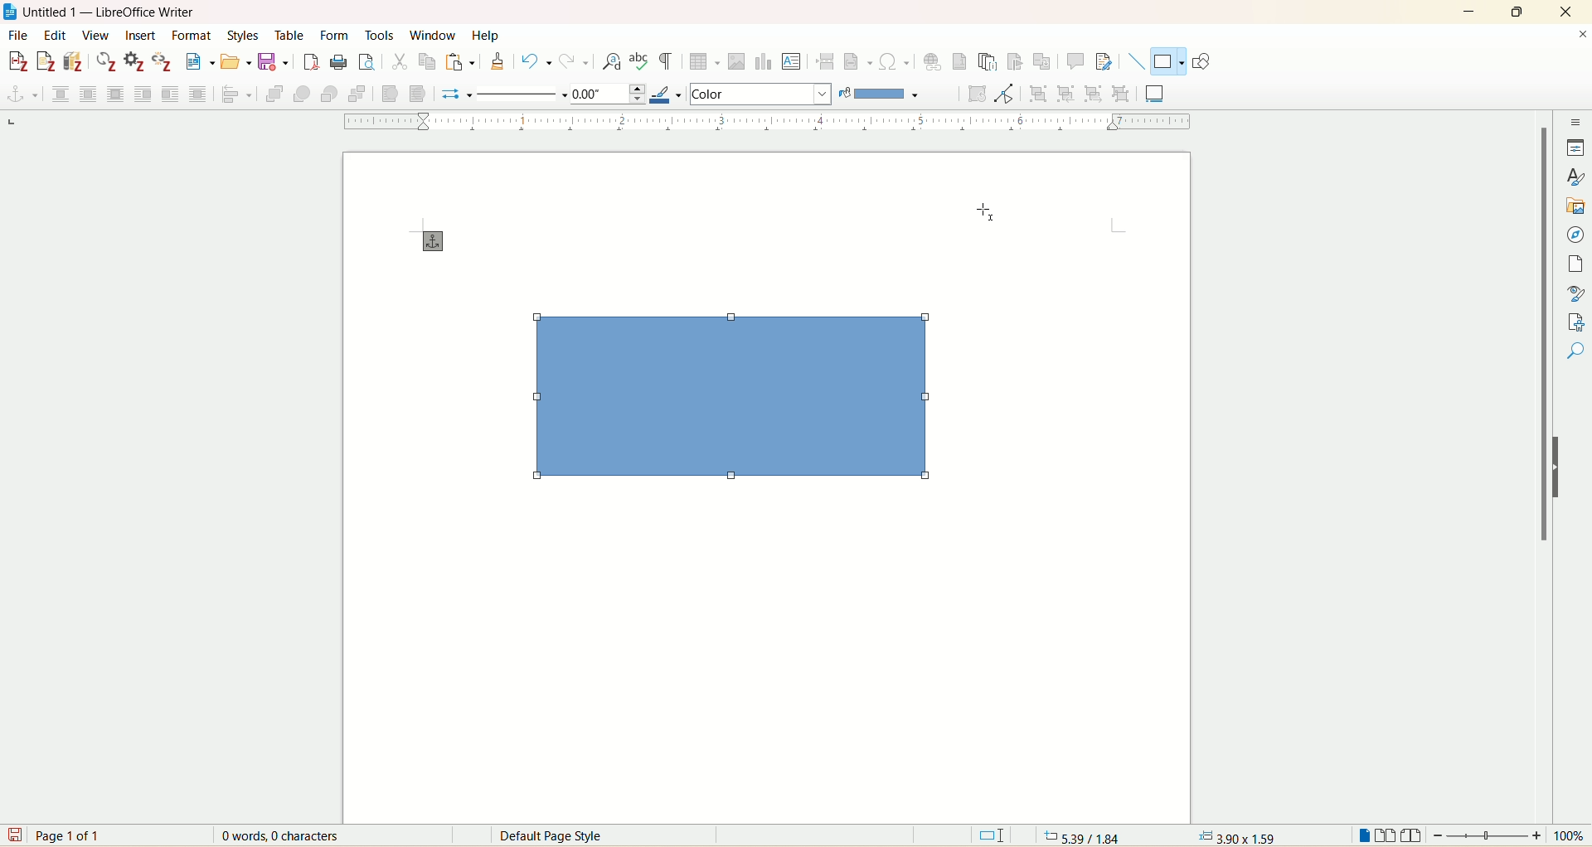 Image resolution: width=1592 pixels, height=847 pixels. What do you see at coordinates (198, 93) in the screenshot?
I see `through` at bounding box center [198, 93].